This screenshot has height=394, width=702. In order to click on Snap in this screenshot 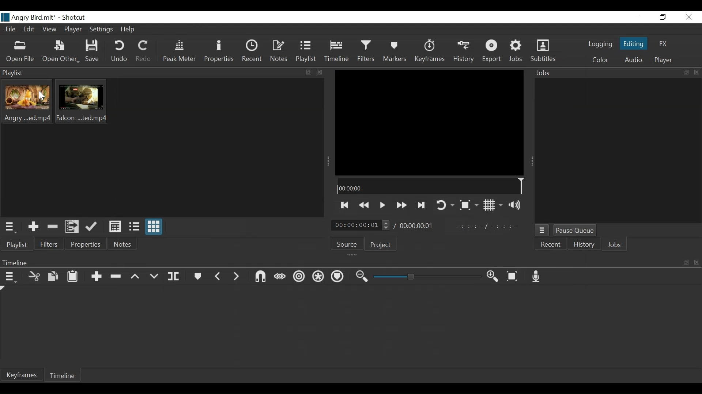, I will do `click(260, 277)`.